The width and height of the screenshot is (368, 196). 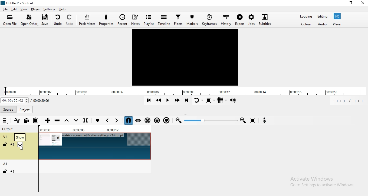 I want to click on Paste , so click(x=37, y=121).